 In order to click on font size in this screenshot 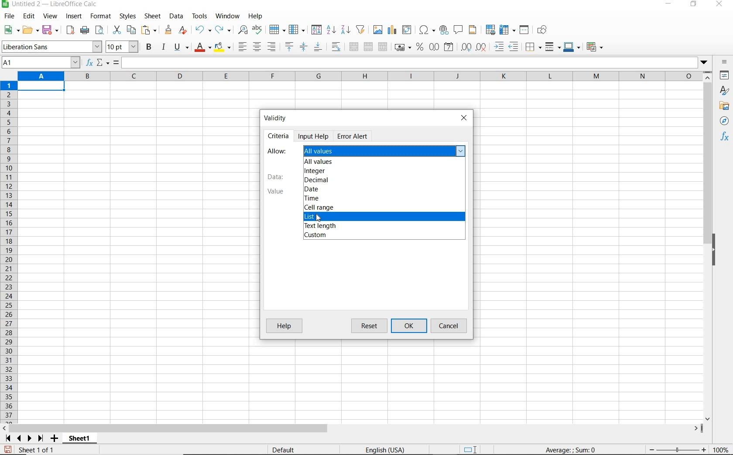, I will do `click(122, 47)`.